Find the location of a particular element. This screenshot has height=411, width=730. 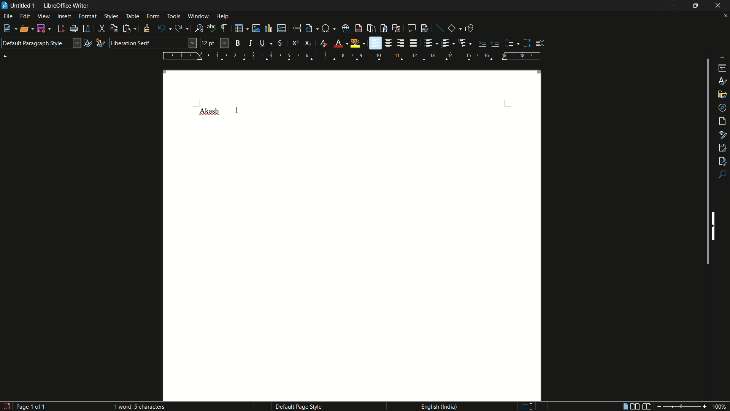

maximize or restore is located at coordinates (695, 5).